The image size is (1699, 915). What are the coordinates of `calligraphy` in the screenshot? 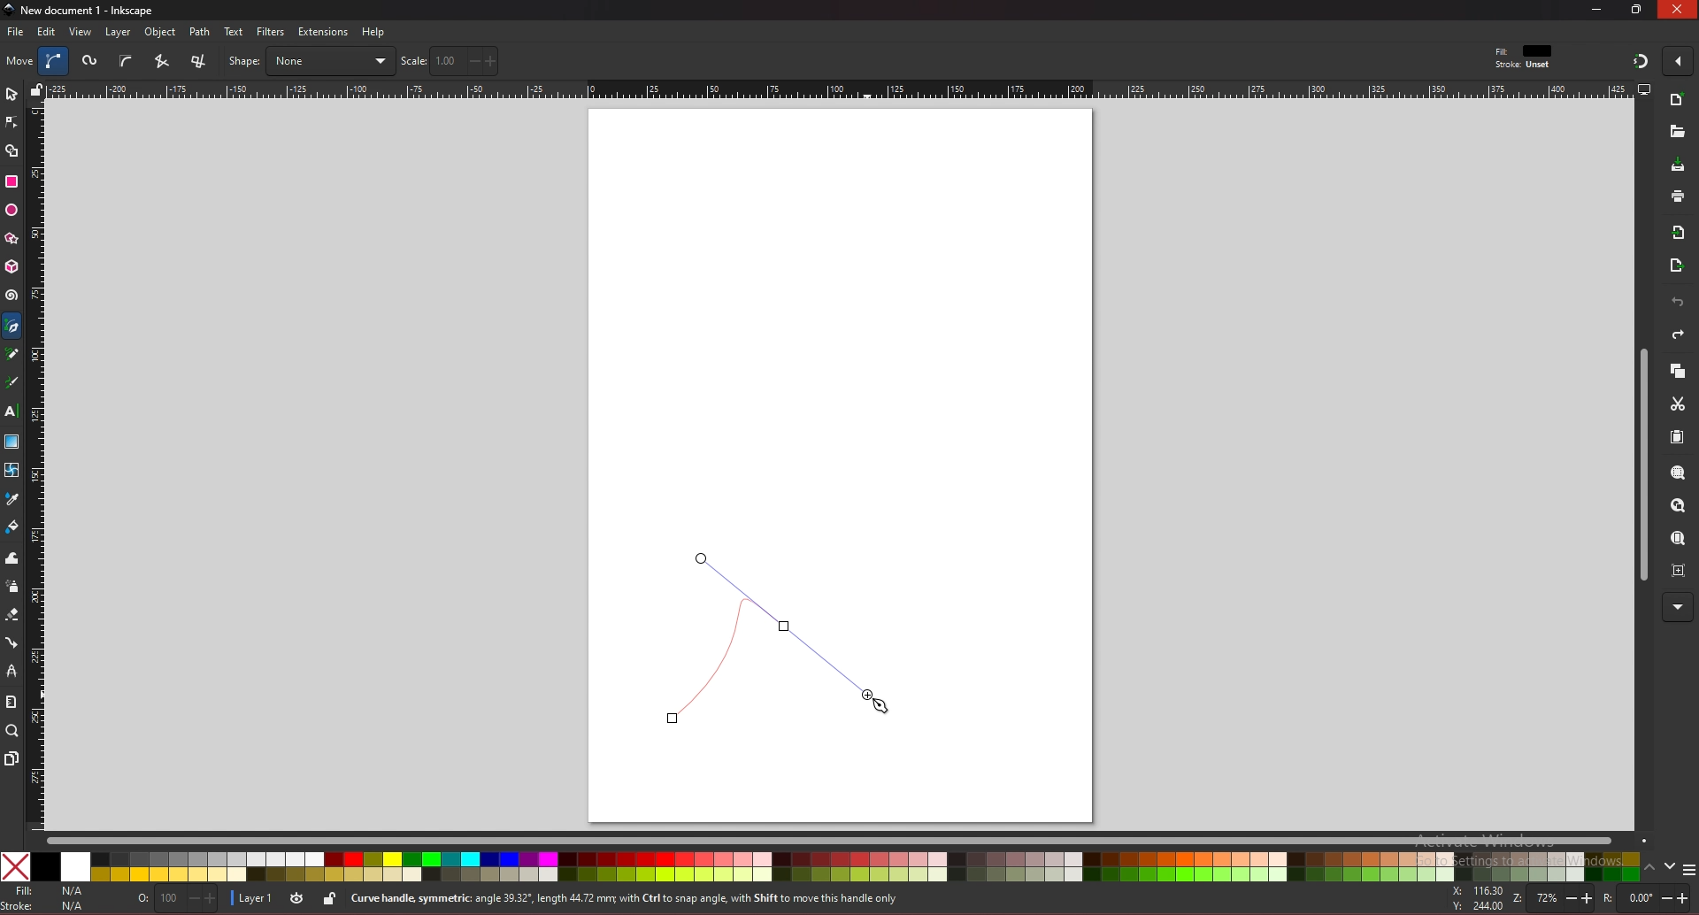 It's located at (15, 384).